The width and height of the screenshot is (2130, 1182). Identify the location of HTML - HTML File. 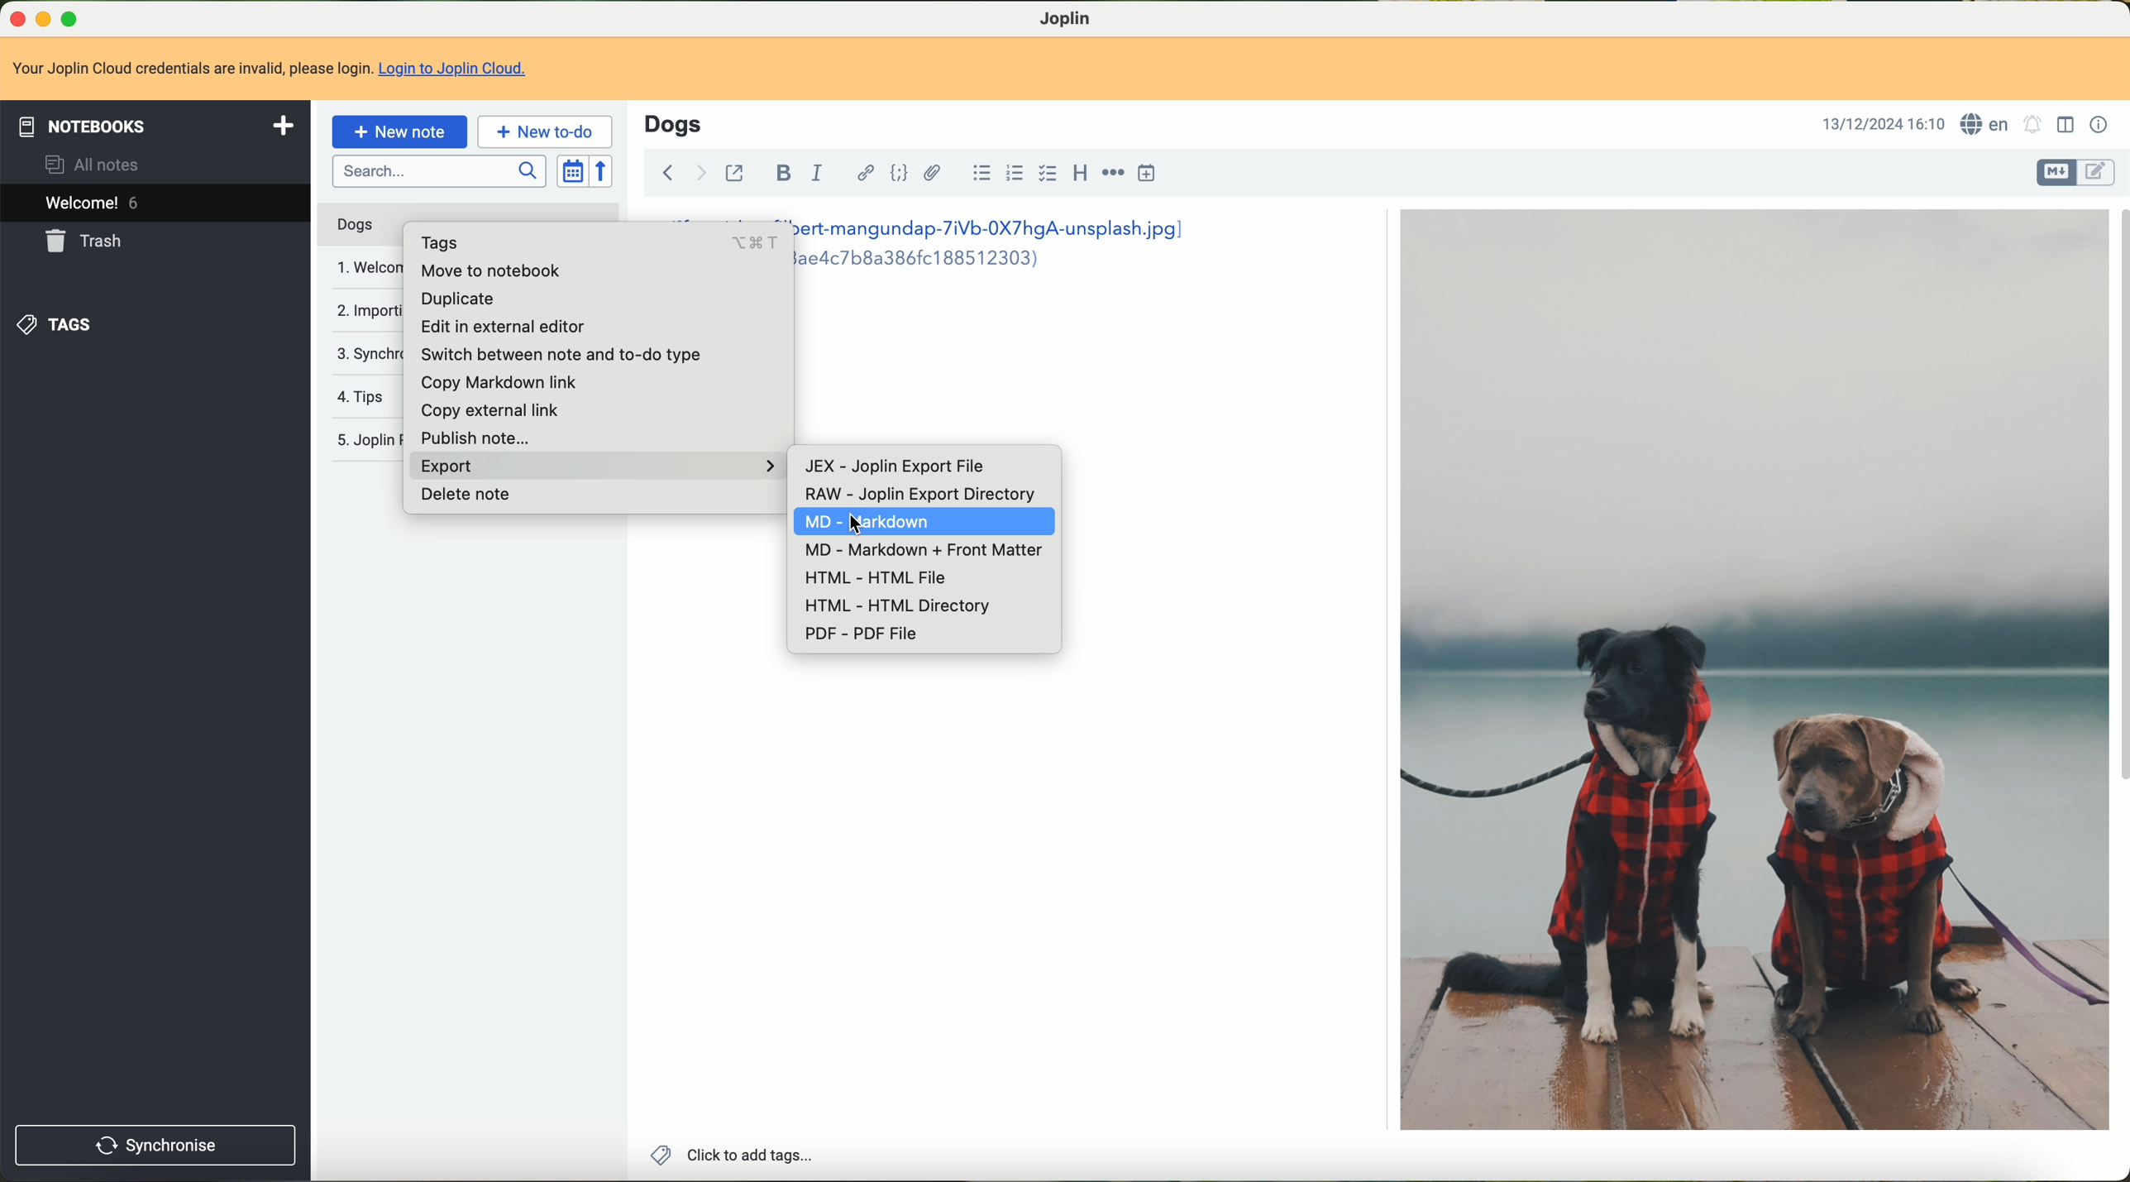
(876, 578).